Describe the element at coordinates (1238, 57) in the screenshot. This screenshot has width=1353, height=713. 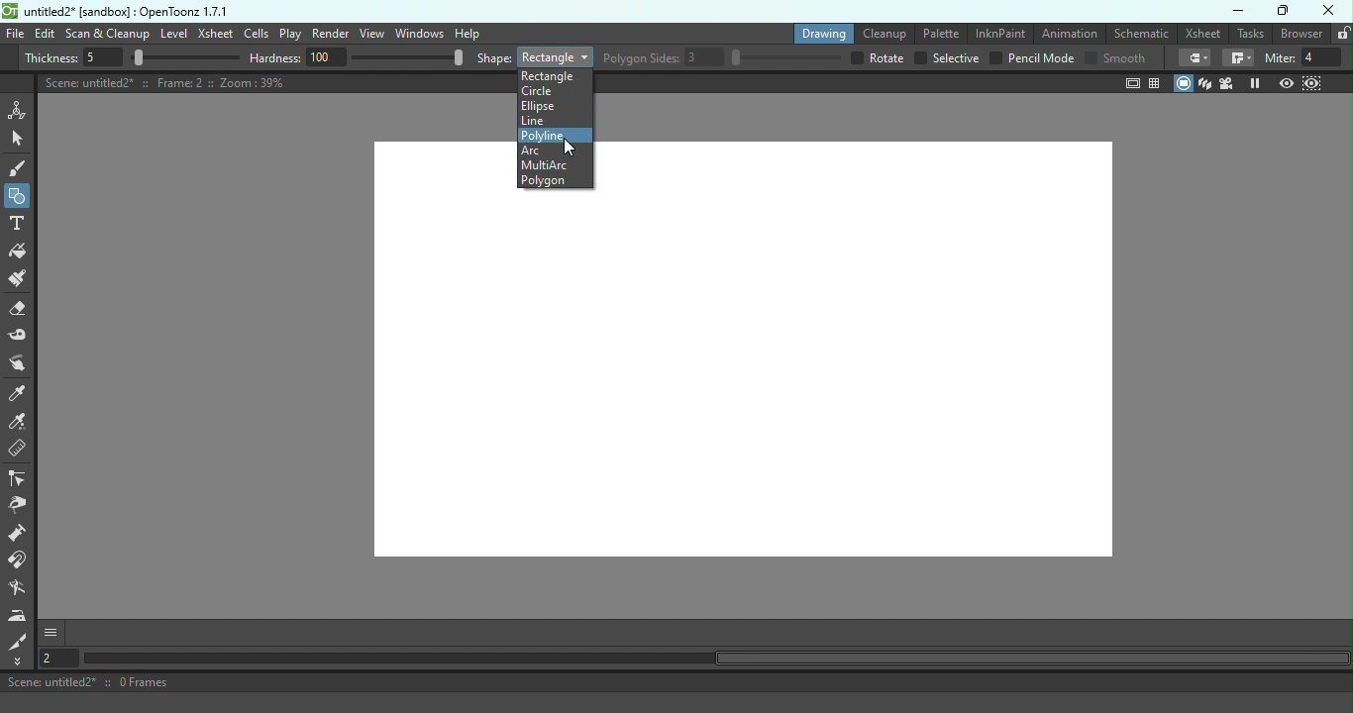
I see `fill tool` at that location.